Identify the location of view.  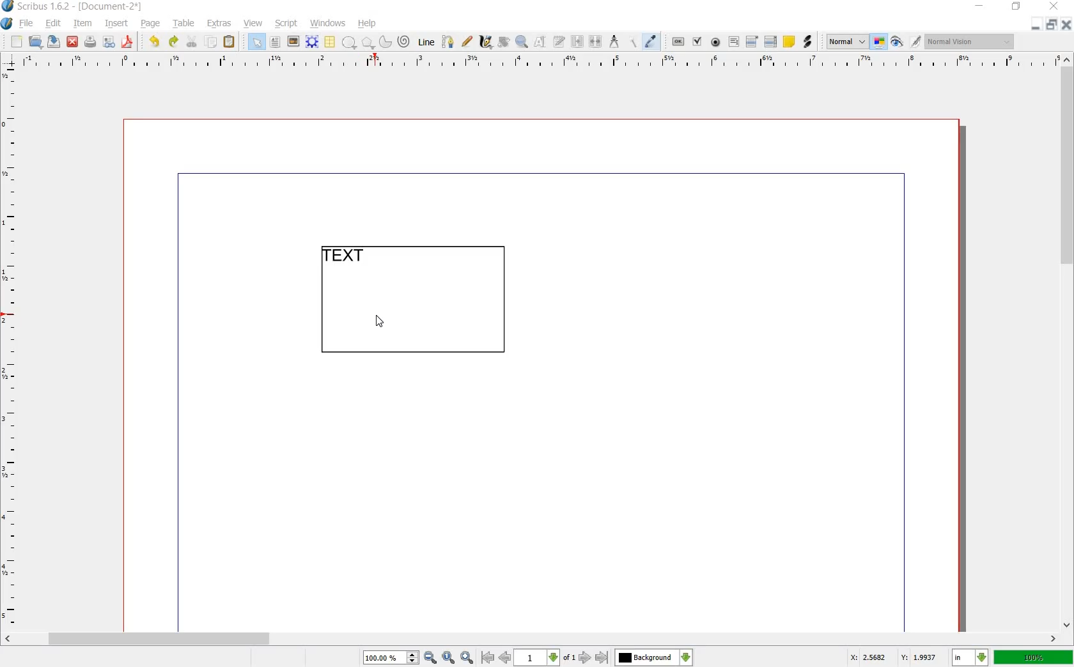
(254, 24).